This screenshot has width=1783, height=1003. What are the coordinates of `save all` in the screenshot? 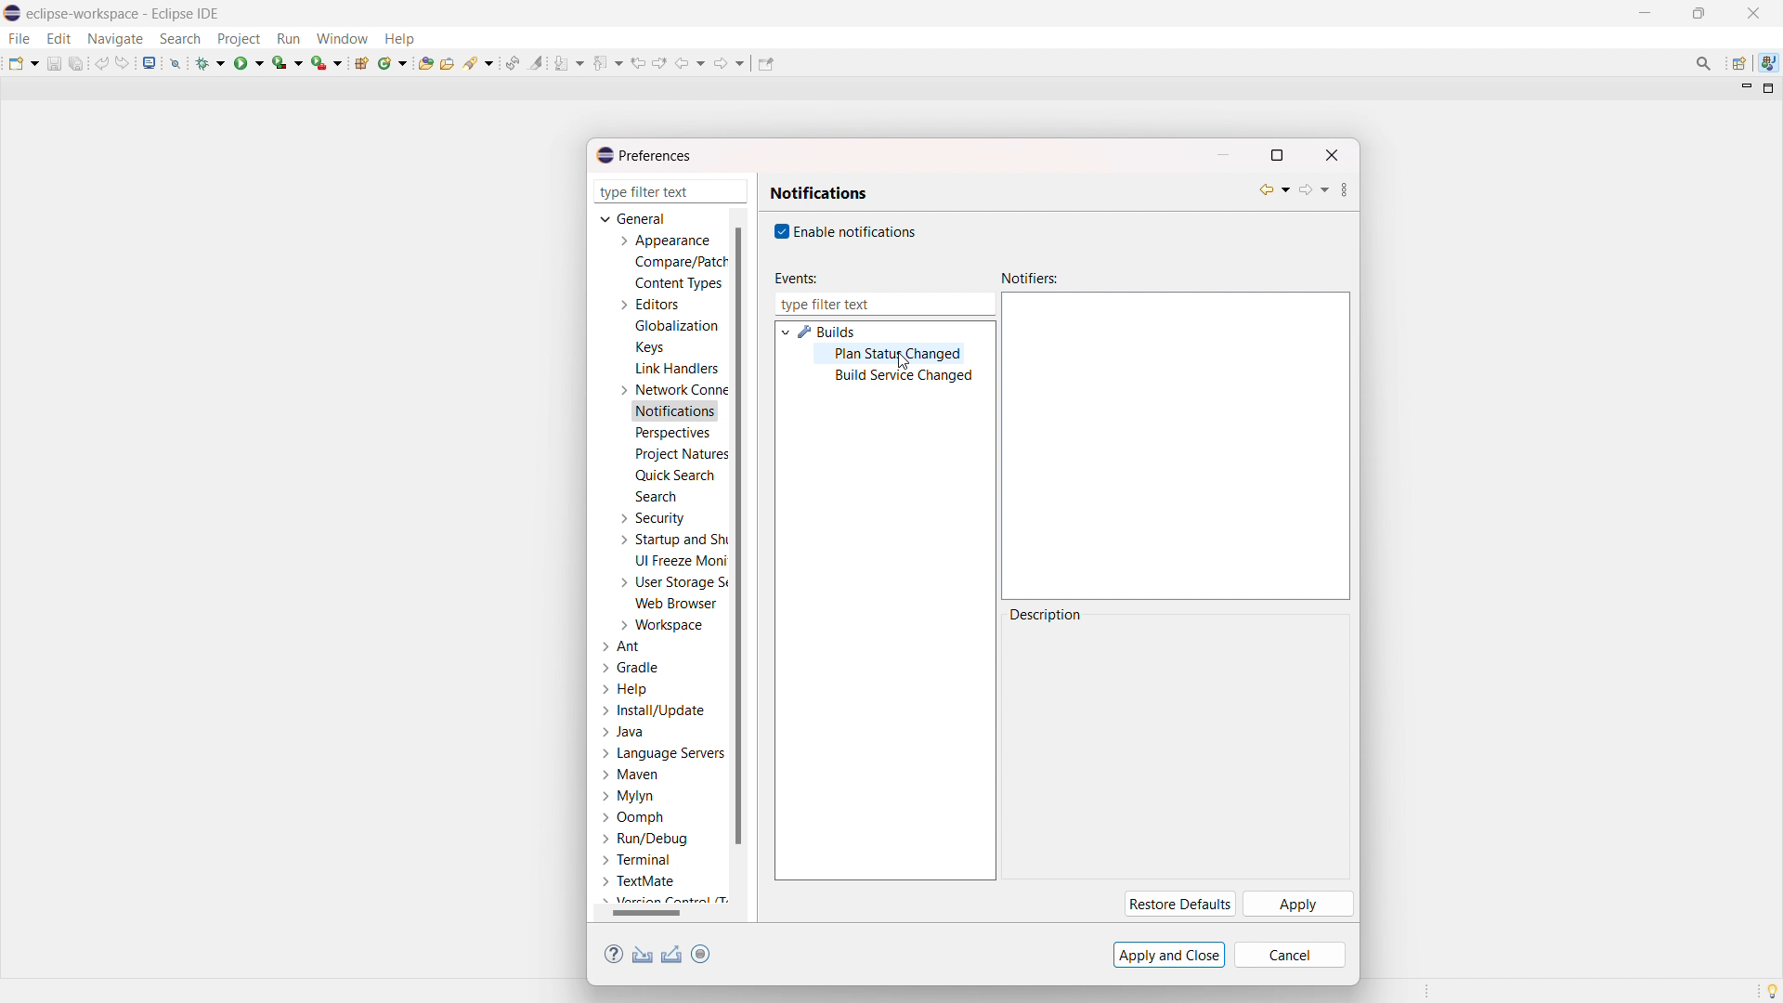 It's located at (78, 62).